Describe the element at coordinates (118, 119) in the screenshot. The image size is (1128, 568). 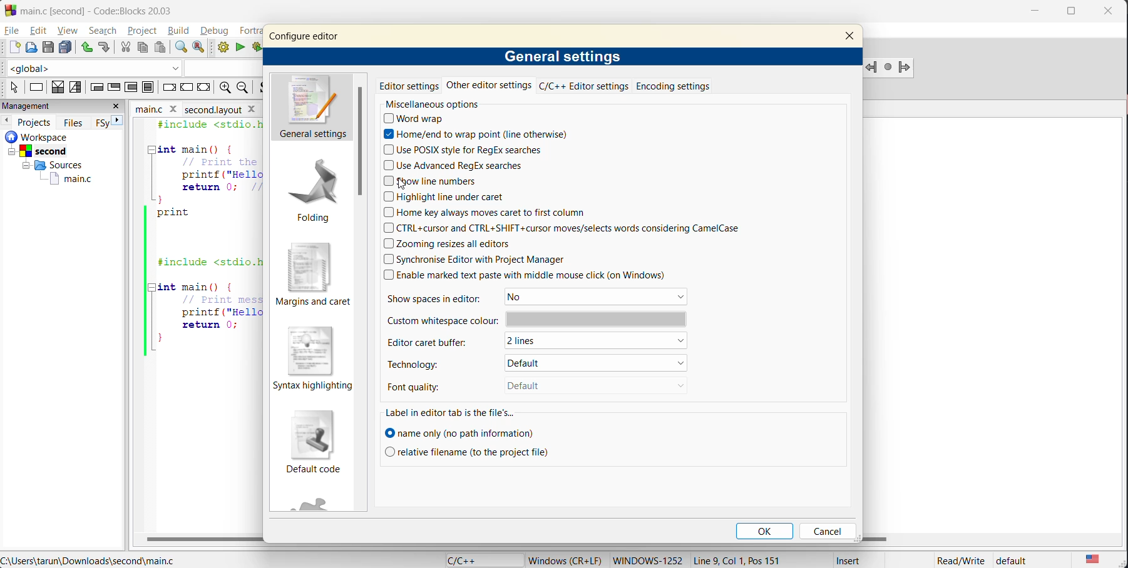
I see `next` at that location.